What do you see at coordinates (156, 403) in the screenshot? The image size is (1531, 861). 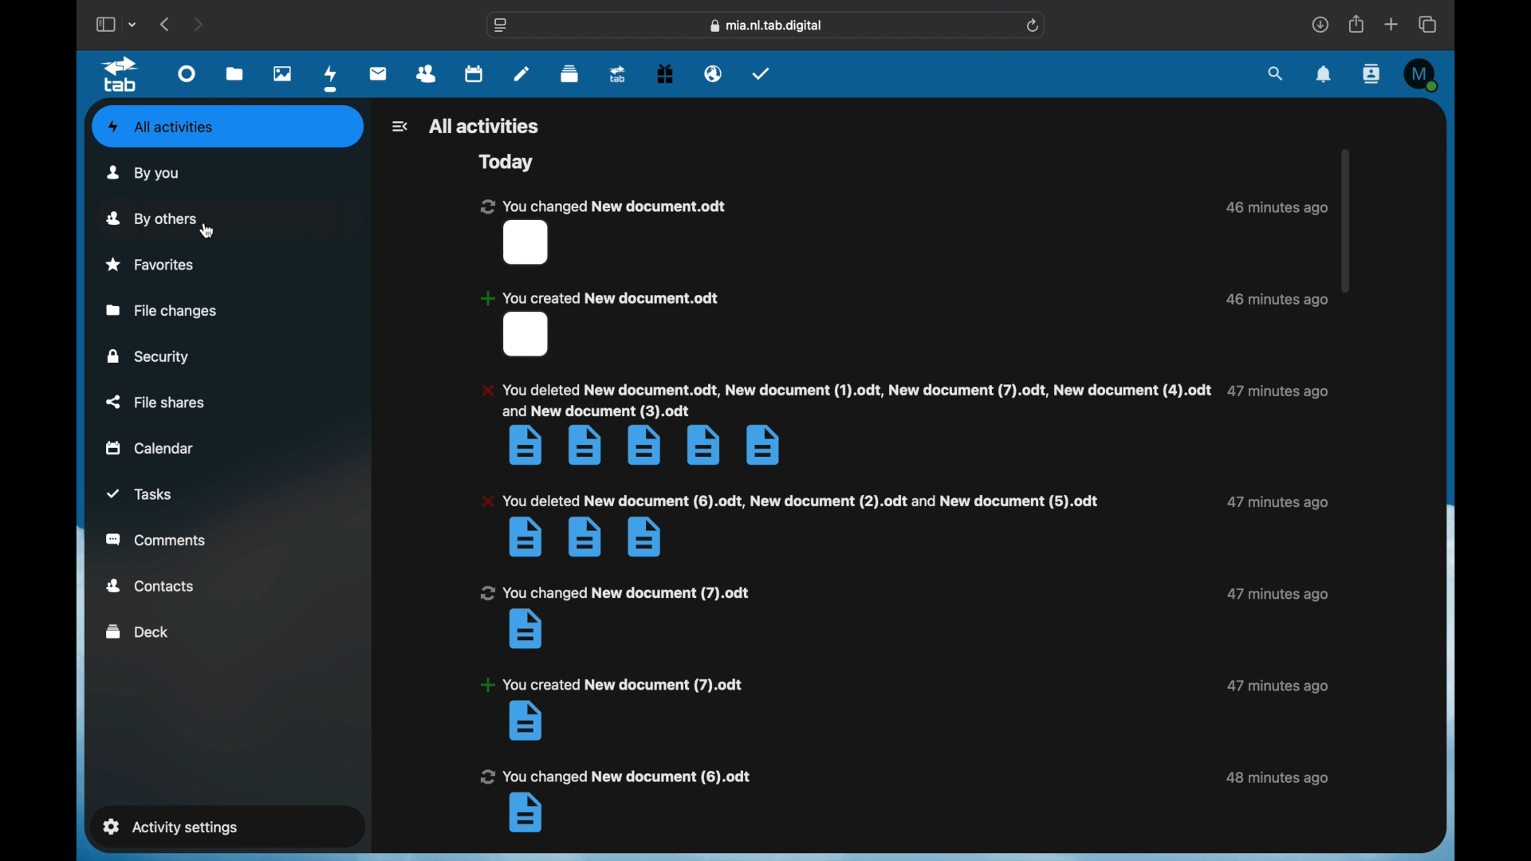 I see `file shares` at bounding box center [156, 403].